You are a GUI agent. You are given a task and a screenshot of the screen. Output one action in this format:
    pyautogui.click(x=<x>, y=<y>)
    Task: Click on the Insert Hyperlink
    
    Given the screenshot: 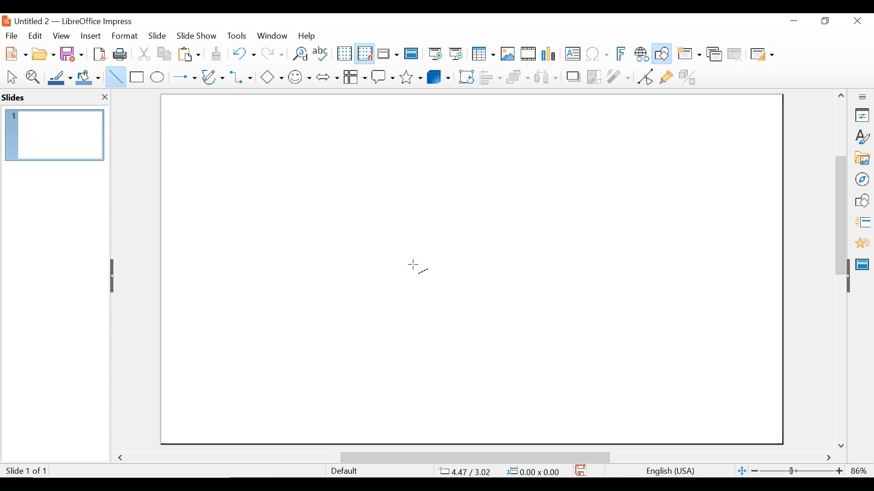 What is the action you would take?
    pyautogui.click(x=641, y=54)
    